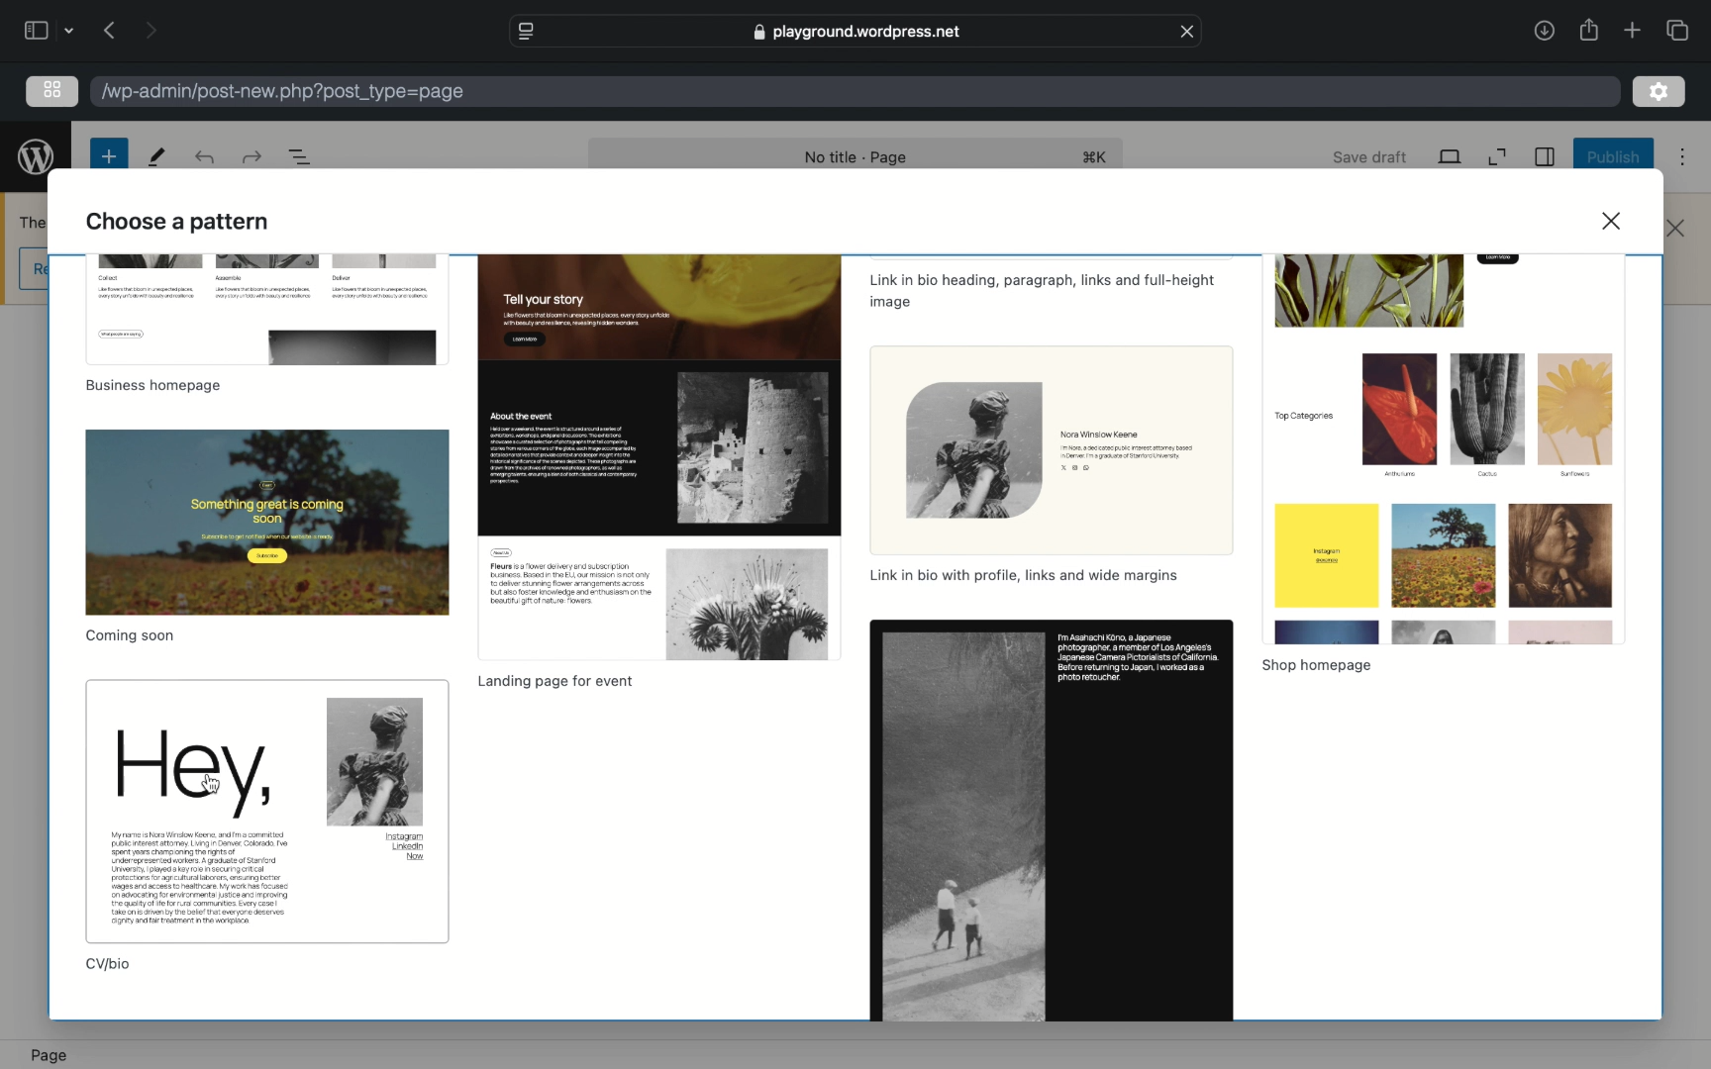 This screenshot has width=1711, height=1069. What do you see at coordinates (1093, 156) in the screenshot?
I see `shortcut` at bounding box center [1093, 156].